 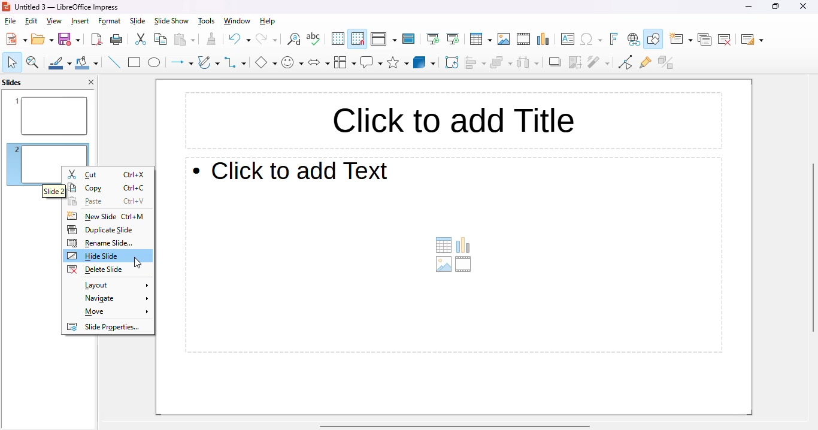 What do you see at coordinates (425, 62) in the screenshot?
I see `3D objects` at bounding box center [425, 62].